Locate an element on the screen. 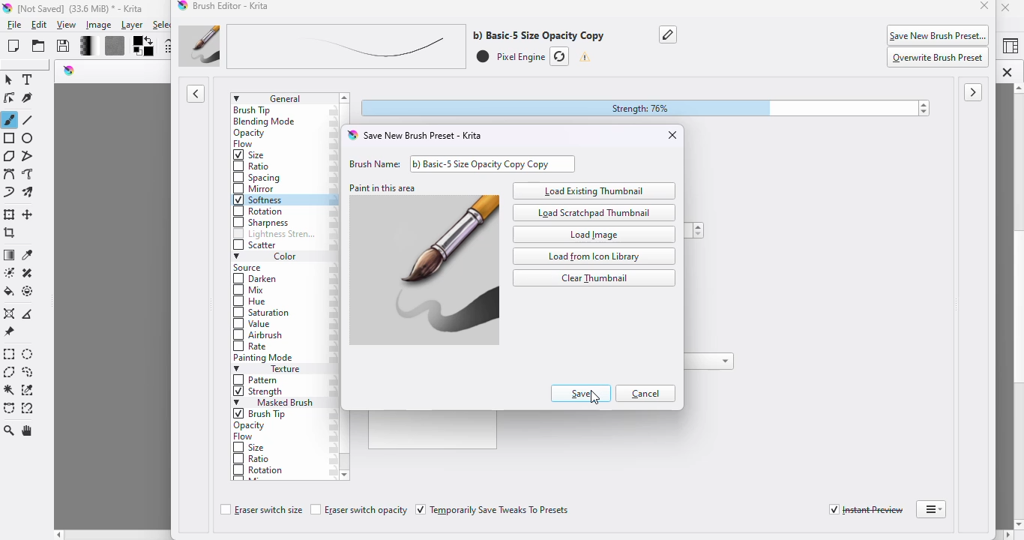  rectangle tool is located at coordinates (9, 138).